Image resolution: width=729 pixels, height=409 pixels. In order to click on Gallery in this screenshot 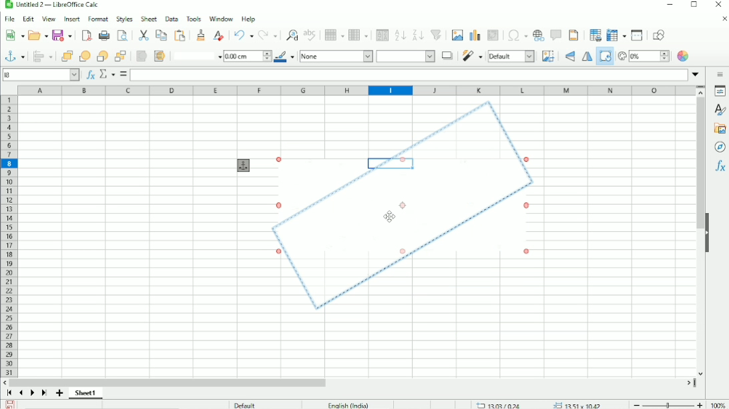, I will do `click(719, 129)`.